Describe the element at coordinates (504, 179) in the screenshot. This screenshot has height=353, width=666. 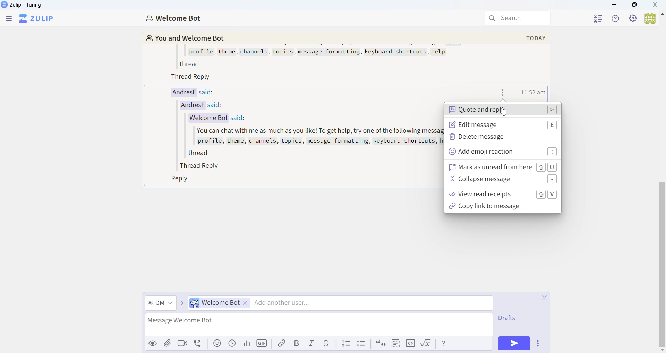
I see `collapse message` at that location.